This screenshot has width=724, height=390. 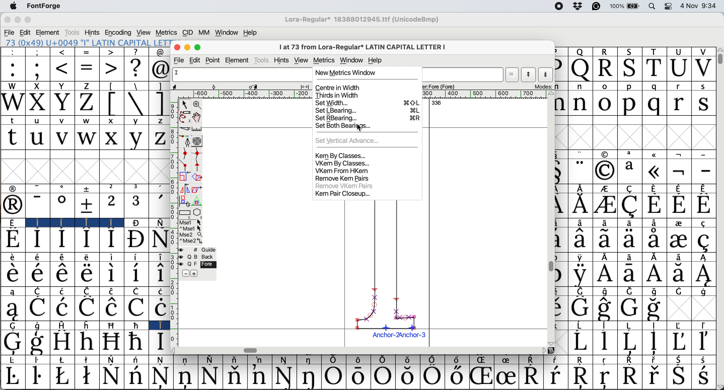 I want to click on R, so click(x=606, y=69).